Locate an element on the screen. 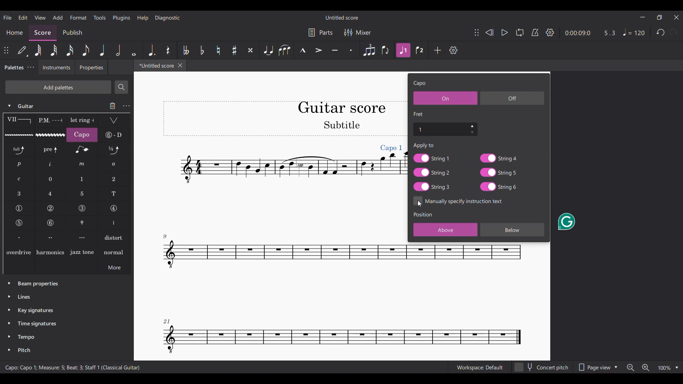  Plugins menu is located at coordinates (122, 18).